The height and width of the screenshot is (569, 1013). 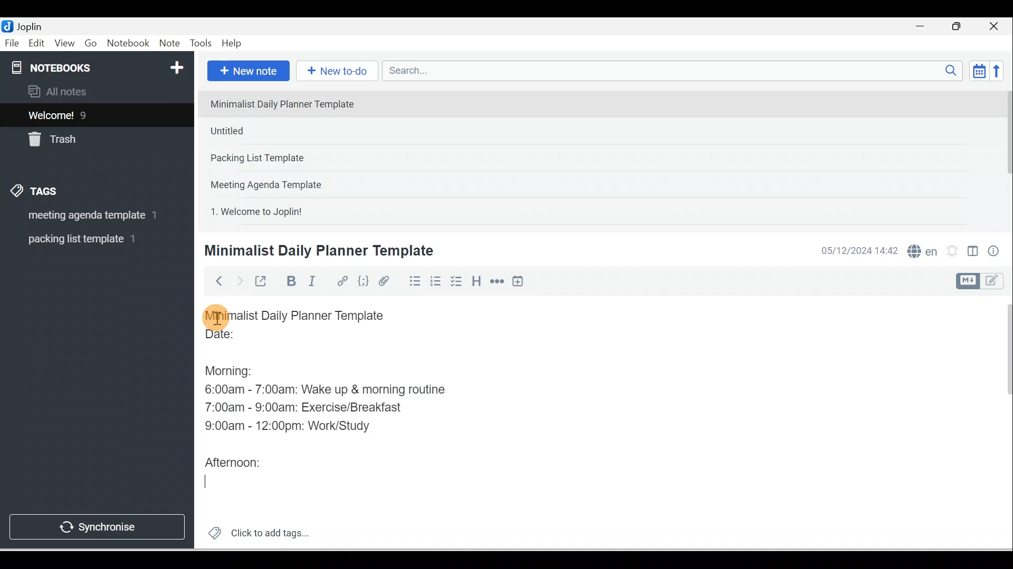 I want to click on Tag 2, so click(x=89, y=239).